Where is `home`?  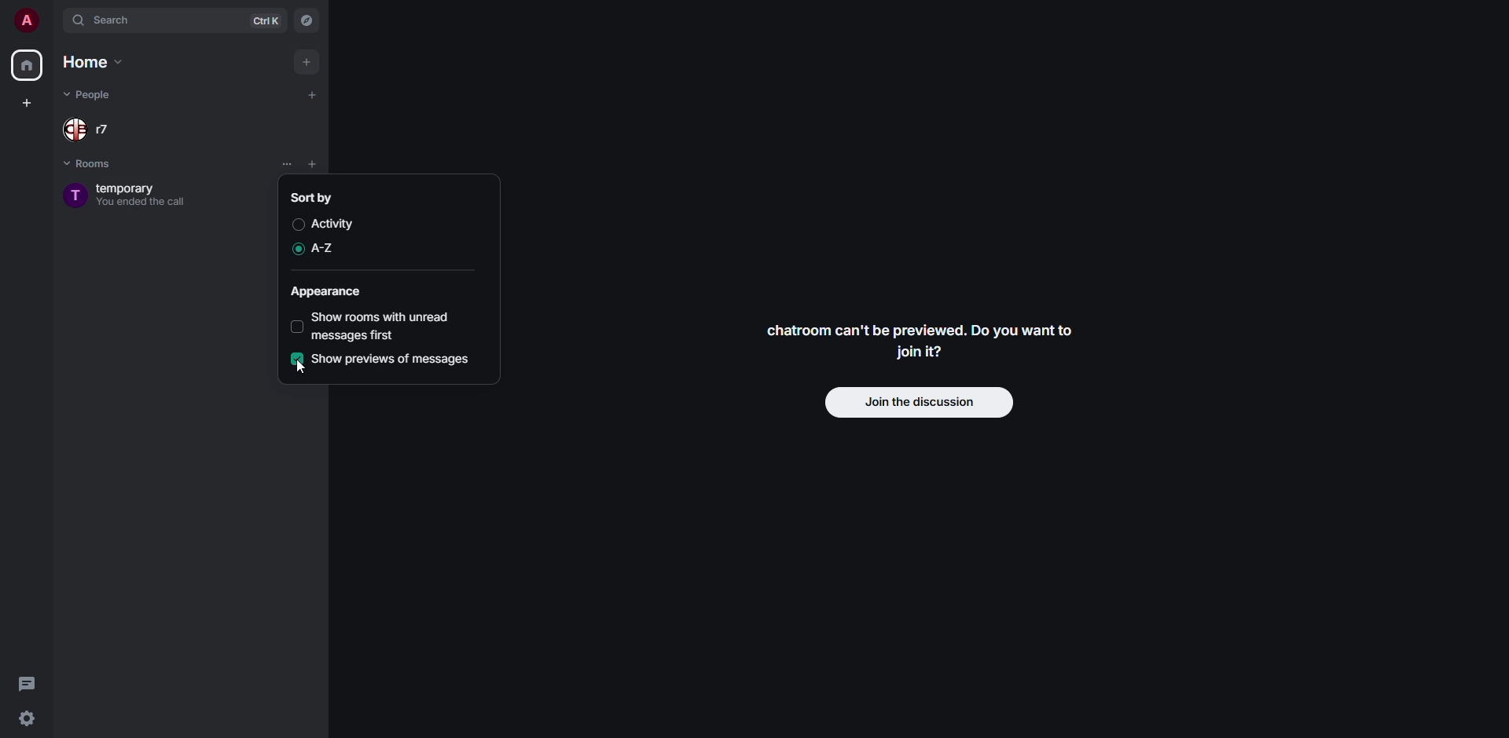 home is located at coordinates (26, 66).